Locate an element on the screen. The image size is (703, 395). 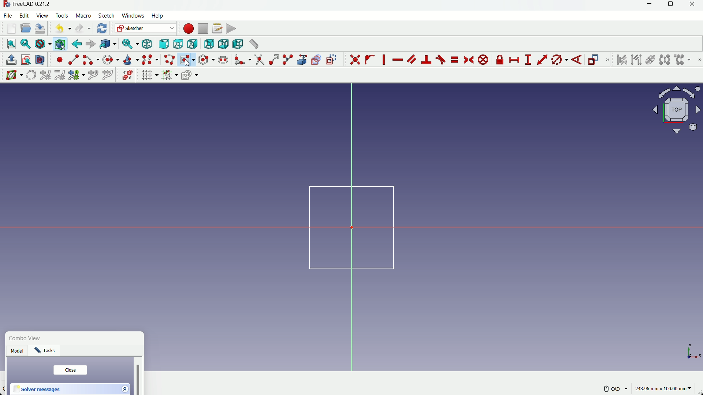
back view is located at coordinates (209, 44).